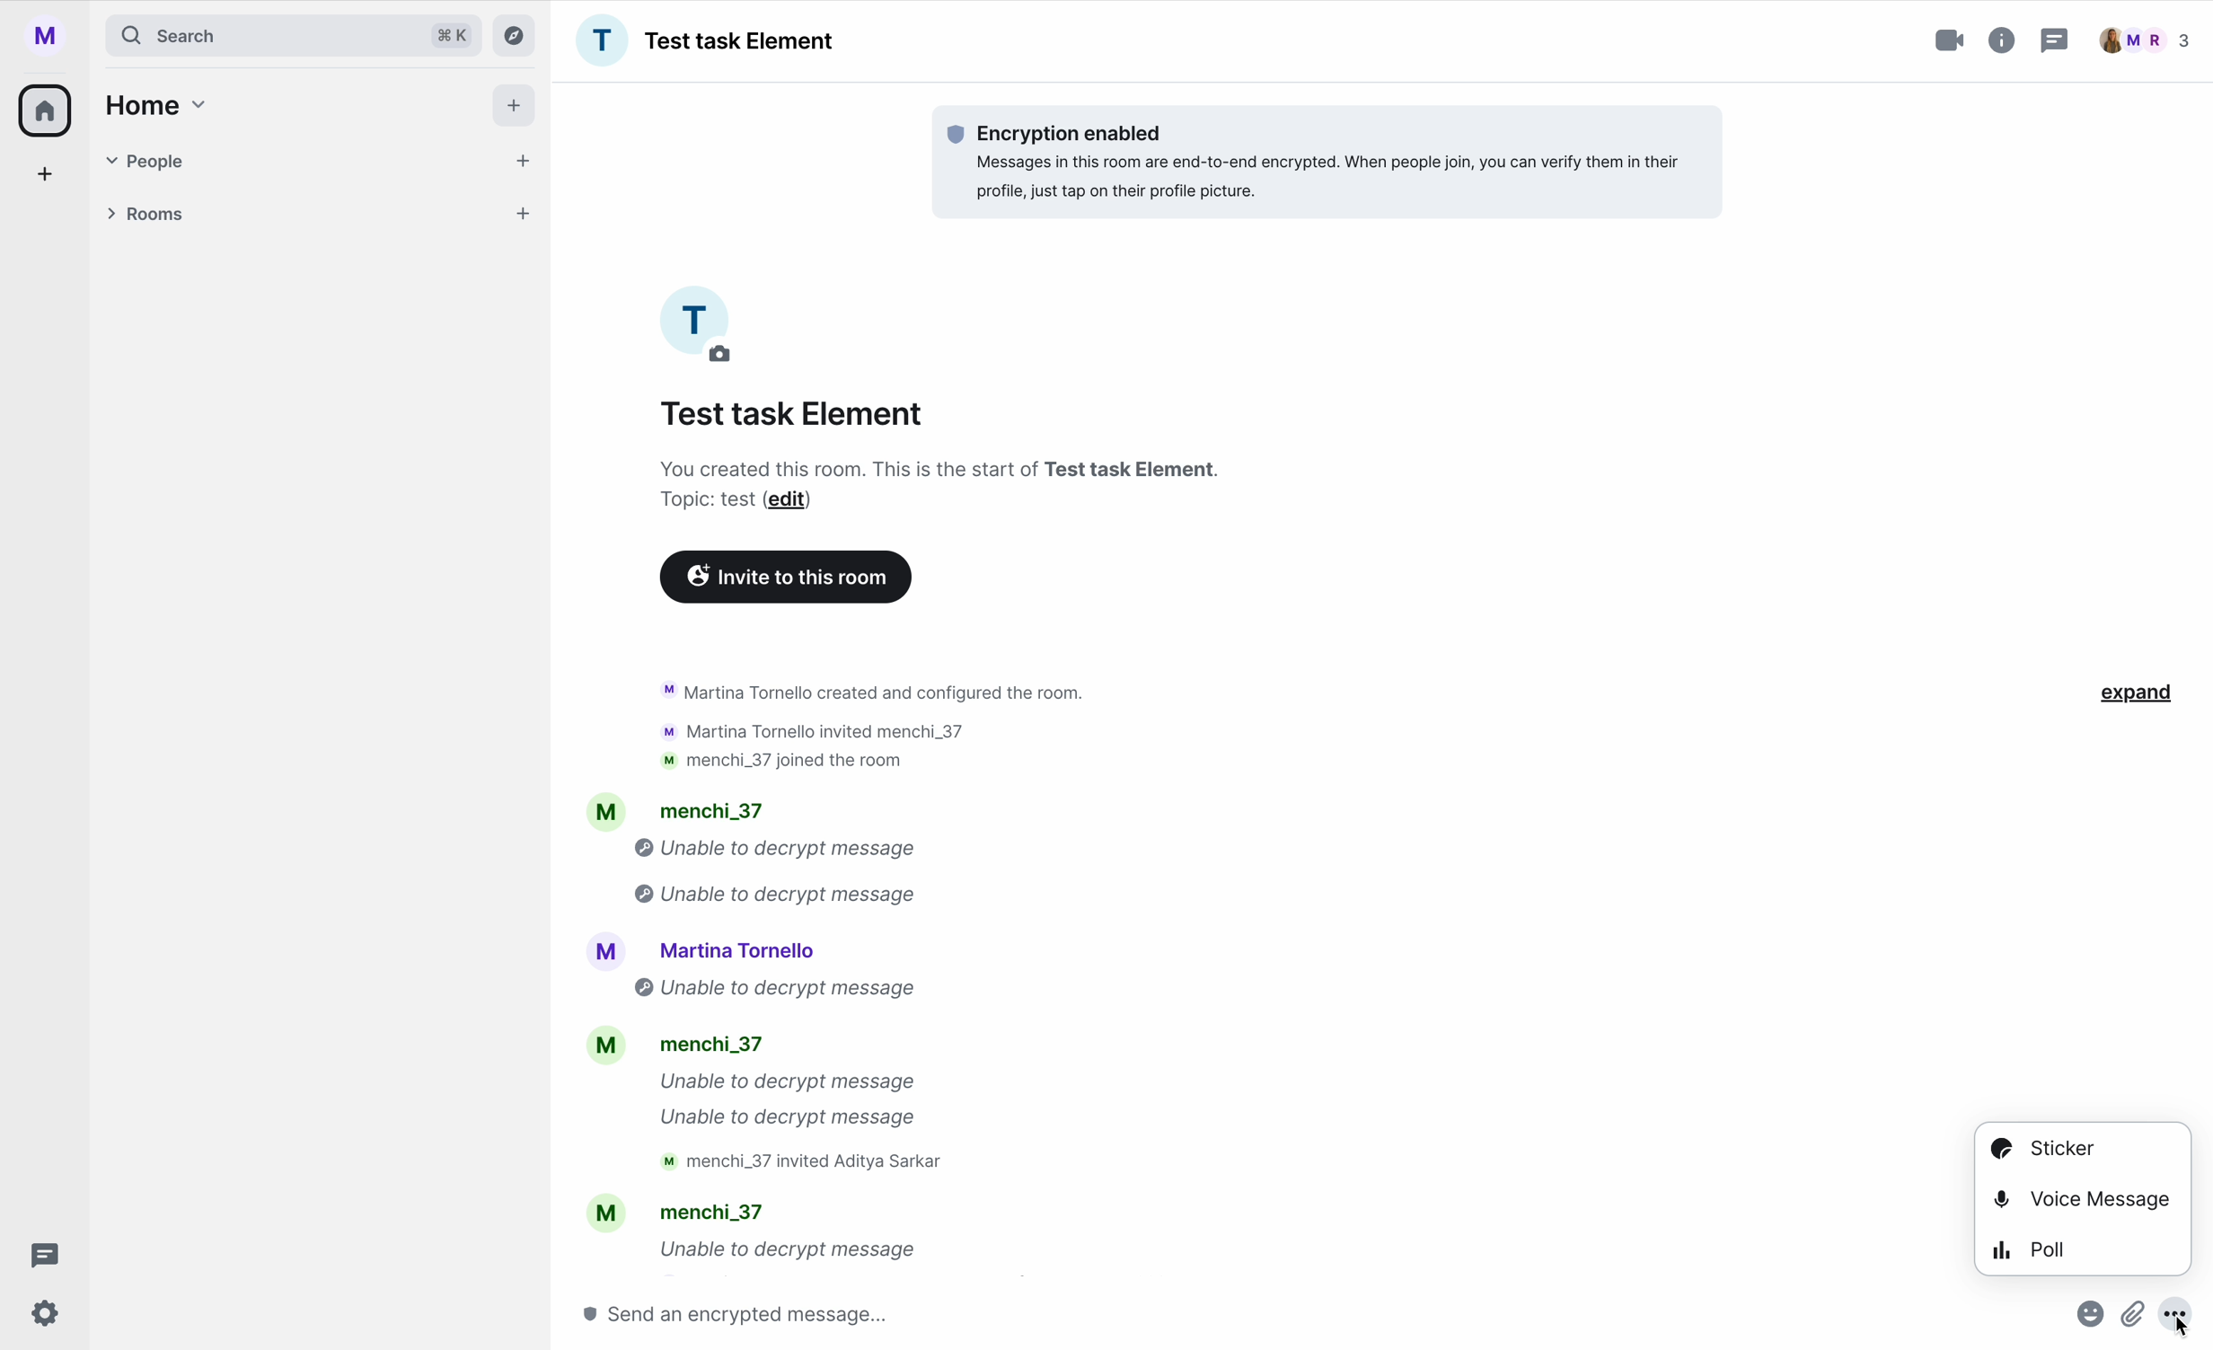  Describe the element at coordinates (705, 40) in the screenshot. I see `Test task Element` at that location.